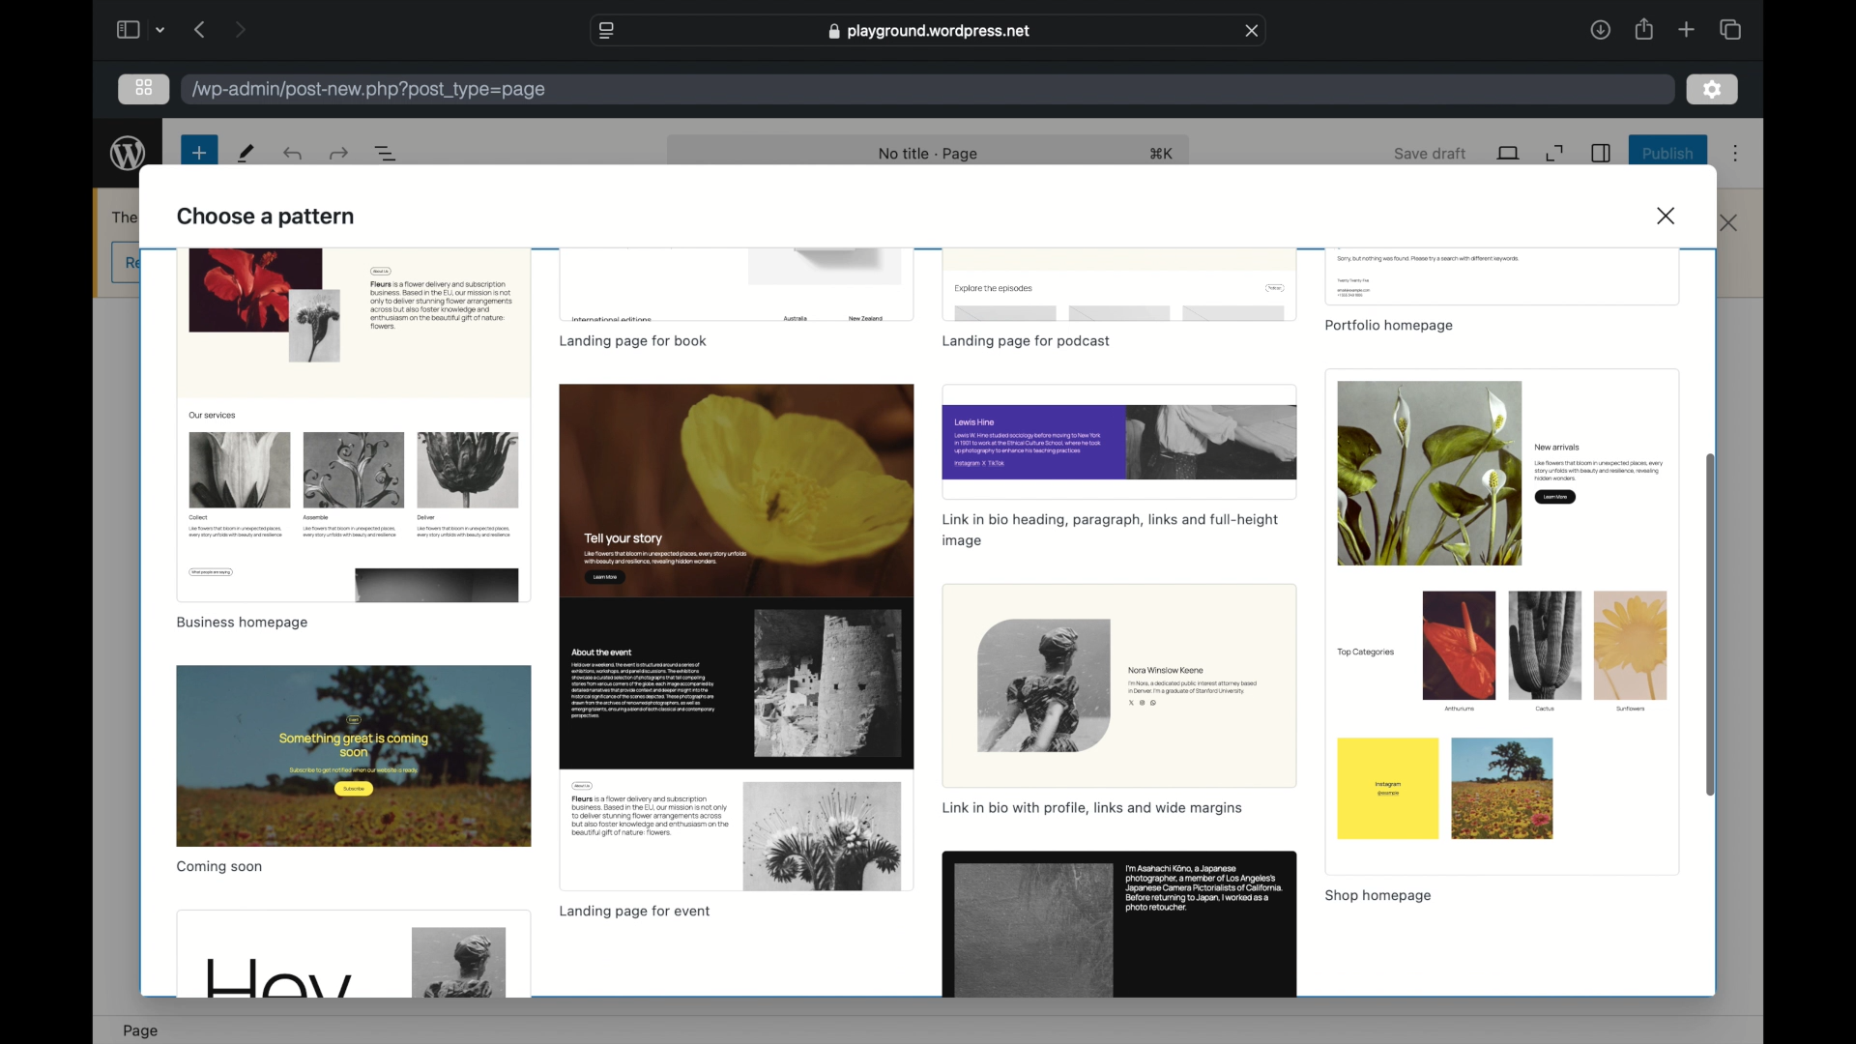 The image size is (1856, 1044). Describe the element at coordinates (1729, 223) in the screenshot. I see `close` at that location.